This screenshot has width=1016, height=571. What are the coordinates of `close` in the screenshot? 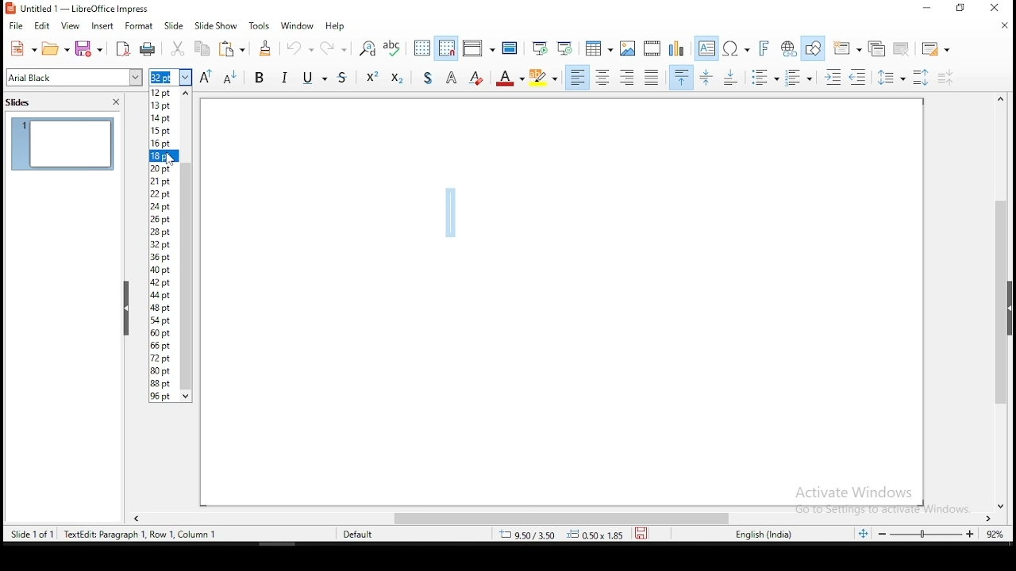 It's located at (116, 102).